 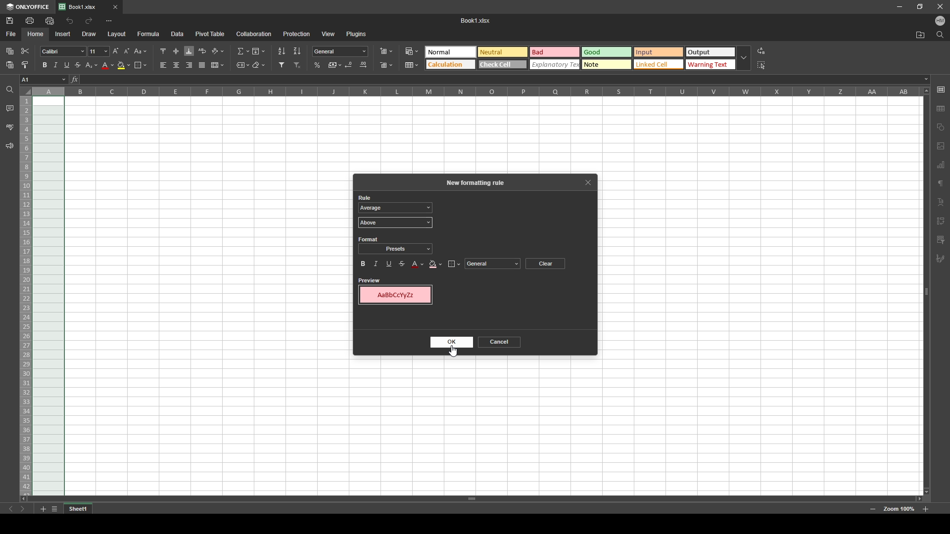 I want to click on data, so click(x=178, y=33).